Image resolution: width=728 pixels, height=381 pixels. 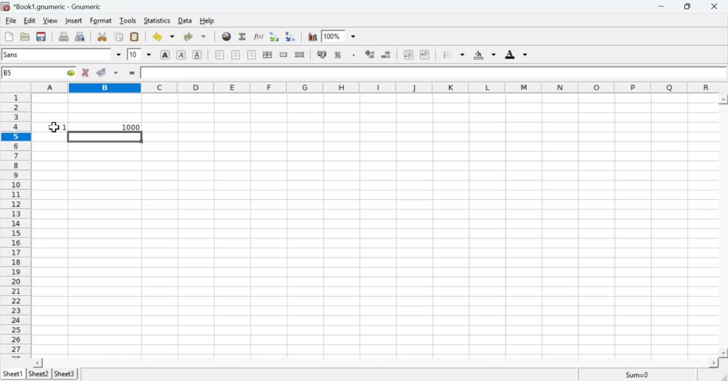 I want to click on Open a file, so click(x=26, y=37).